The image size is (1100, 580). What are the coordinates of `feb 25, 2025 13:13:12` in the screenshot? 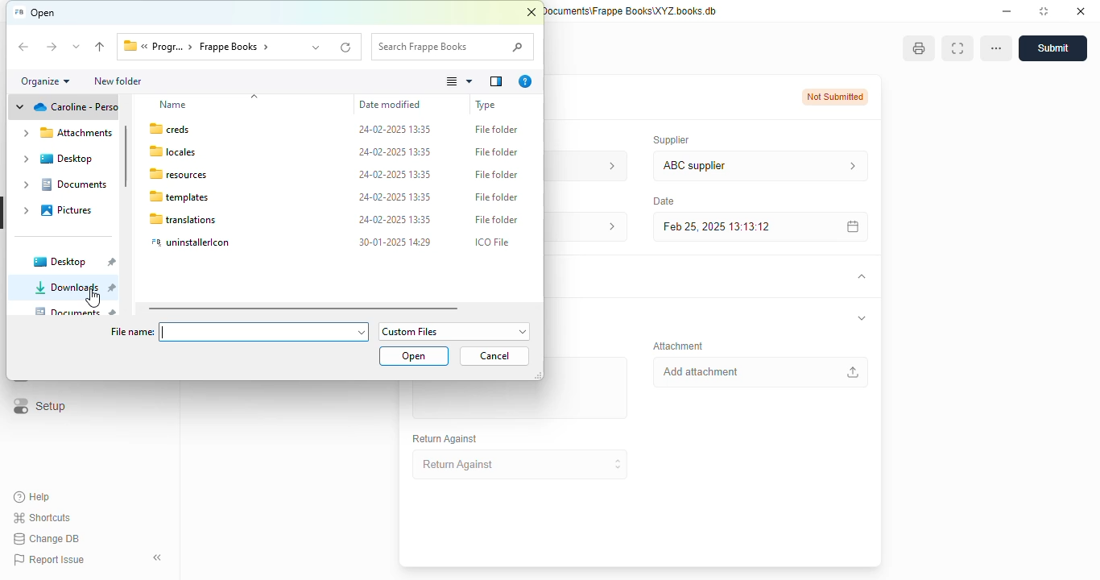 It's located at (729, 226).